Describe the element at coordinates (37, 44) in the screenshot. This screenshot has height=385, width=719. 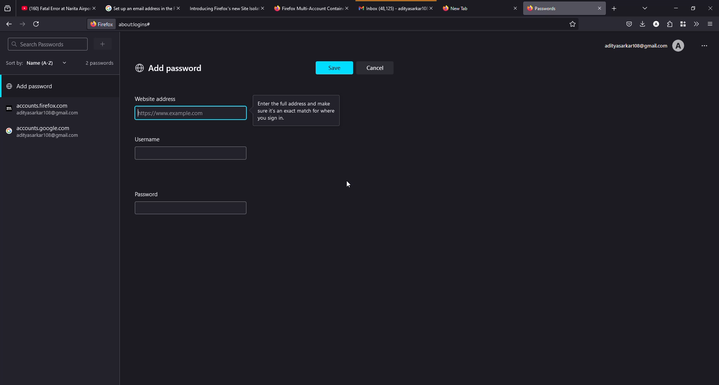
I see `search` at that location.